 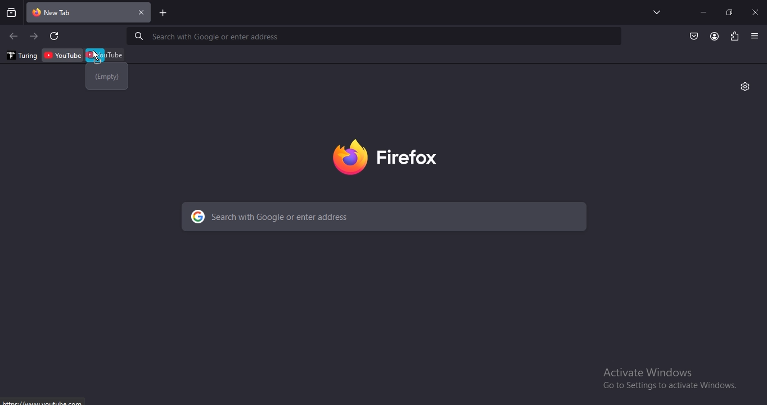 What do you see at coordinates (730, 12) in the screenshot?
I see `restore windows` at bounding box center [730, 12].